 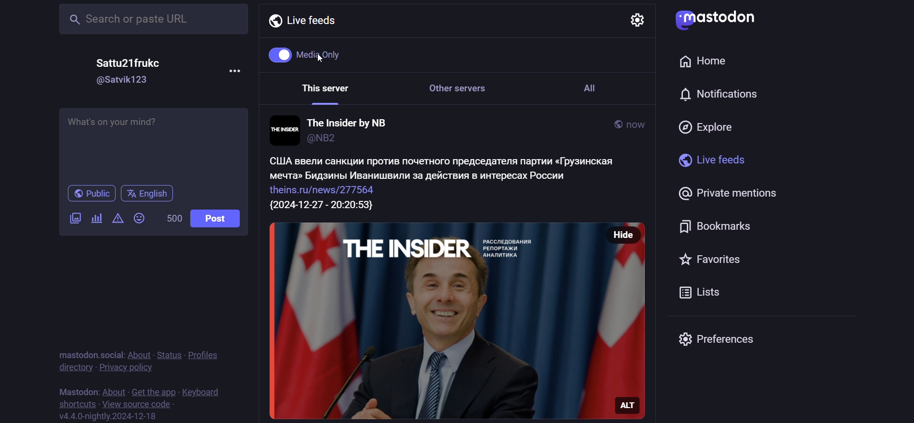 I want to click on shortcut, so click(x=74, y=404).